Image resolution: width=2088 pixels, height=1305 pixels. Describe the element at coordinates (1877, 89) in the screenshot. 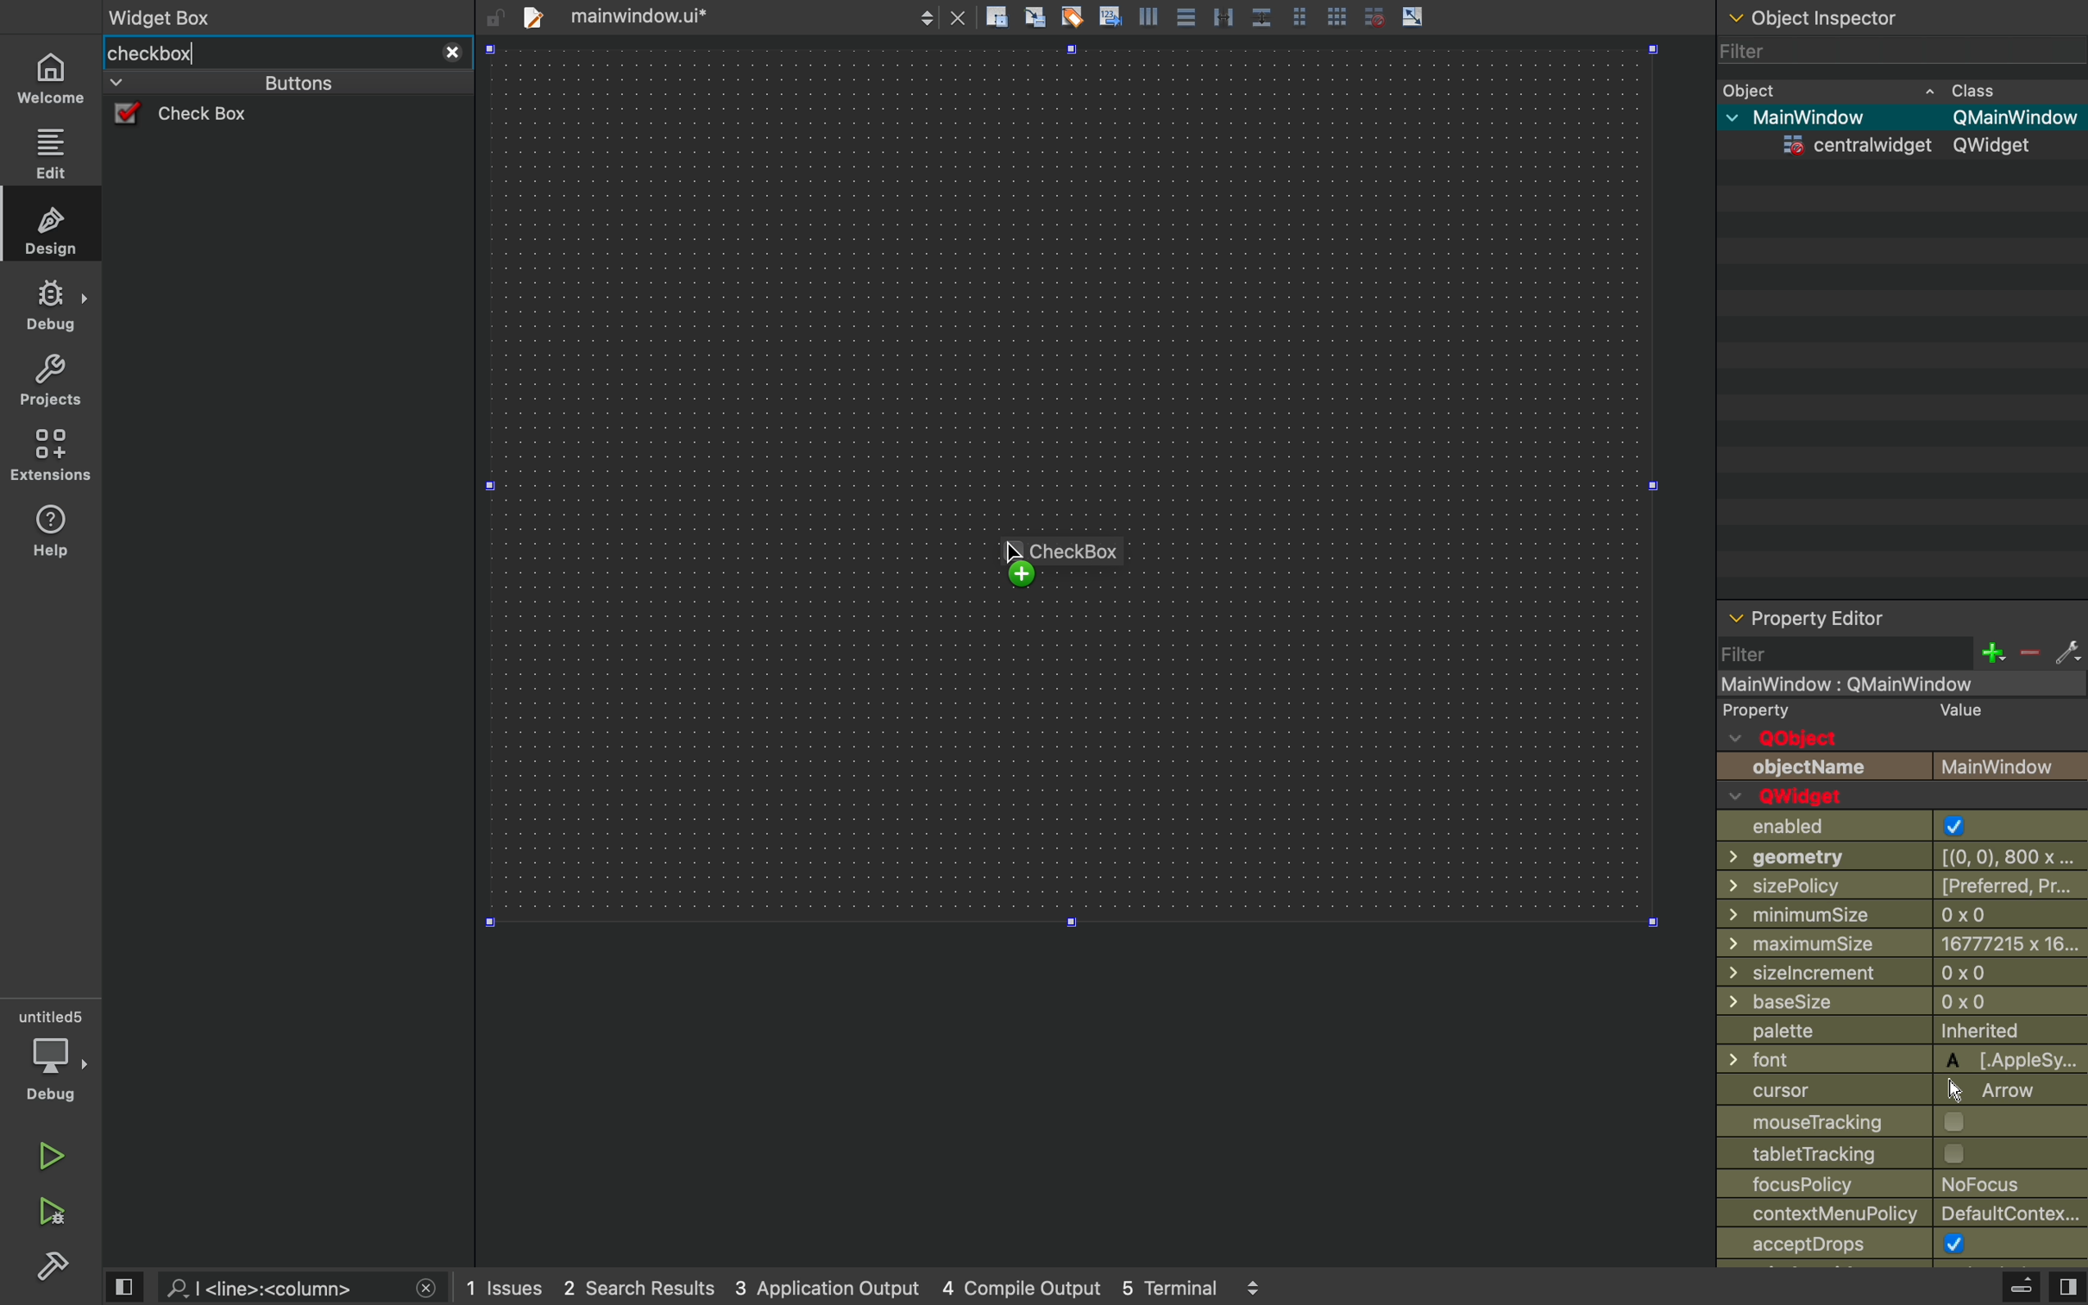

I see `object` at that location.